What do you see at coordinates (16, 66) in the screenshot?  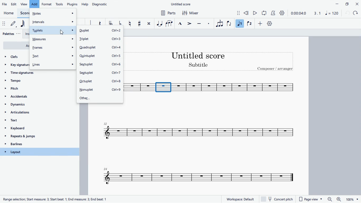 I see `key signatures` at bounding box center [16, 66].